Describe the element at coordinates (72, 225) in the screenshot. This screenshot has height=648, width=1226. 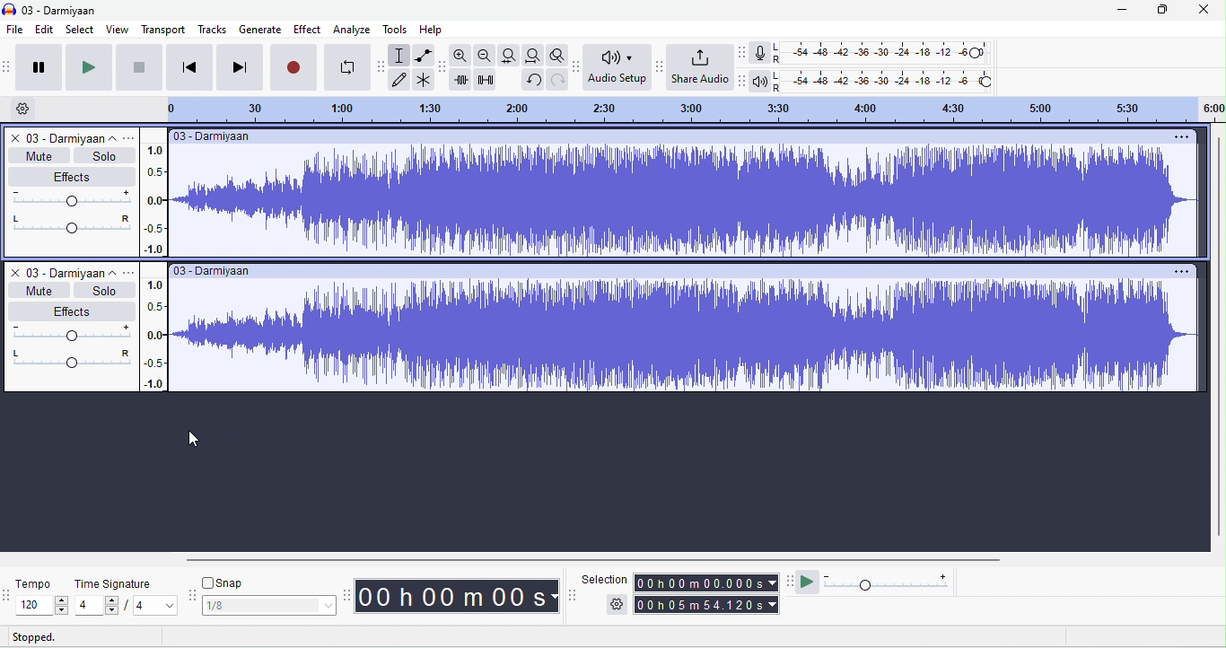
I see `pan` at that location.